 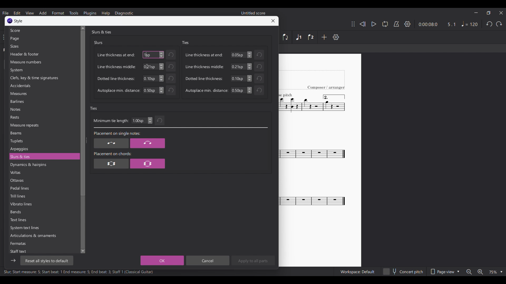 I want to click on Trill lines, so click(x=43, y=196).